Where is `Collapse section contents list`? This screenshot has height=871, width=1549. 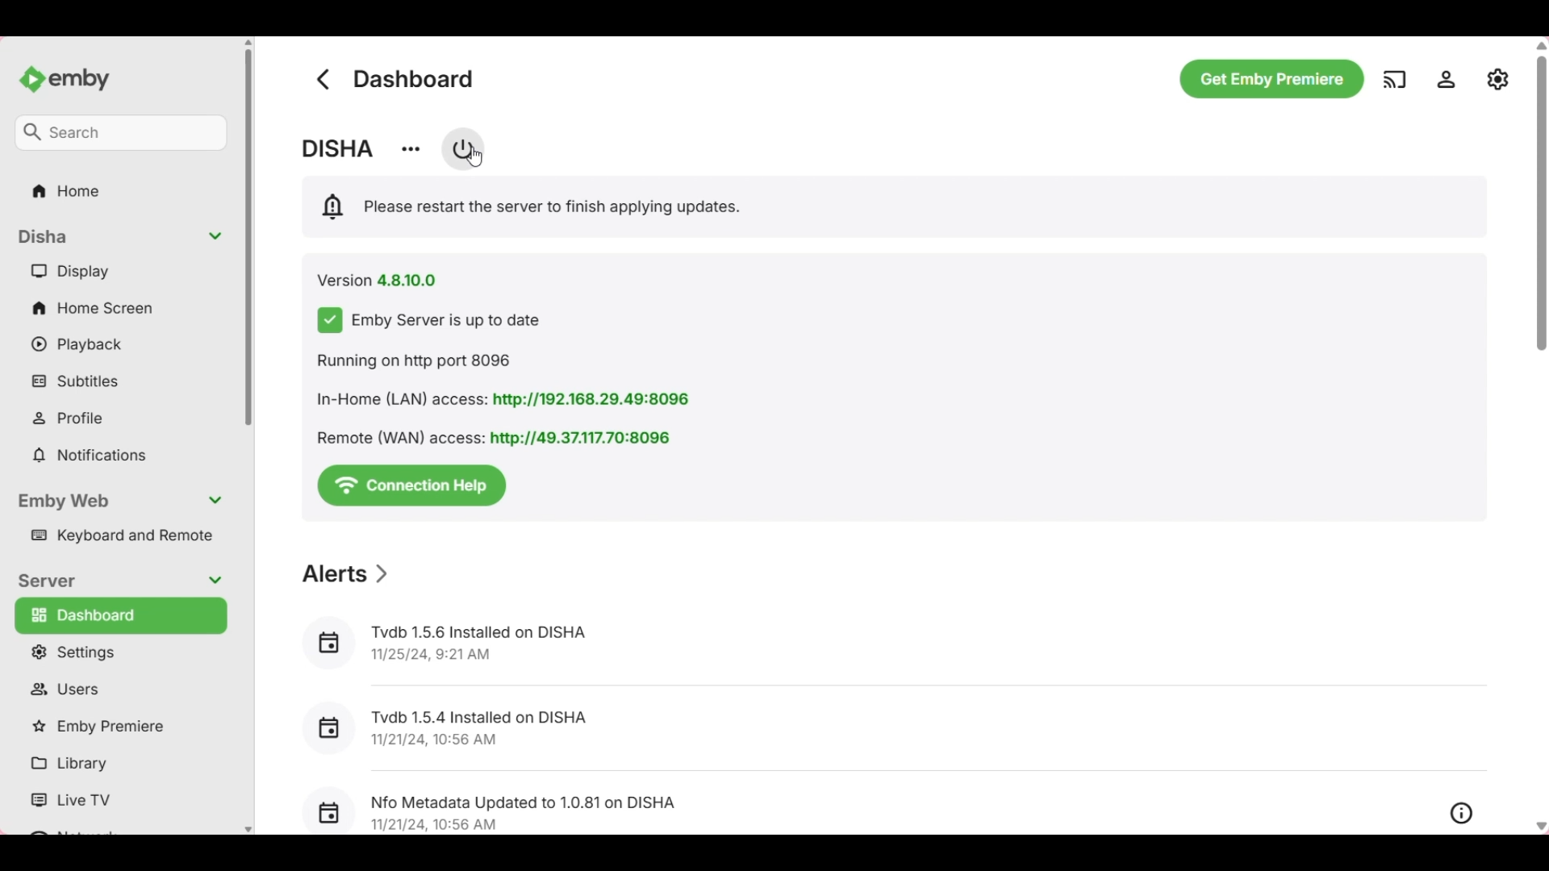 Collapse section contents list is located at coordinates (120, 237).